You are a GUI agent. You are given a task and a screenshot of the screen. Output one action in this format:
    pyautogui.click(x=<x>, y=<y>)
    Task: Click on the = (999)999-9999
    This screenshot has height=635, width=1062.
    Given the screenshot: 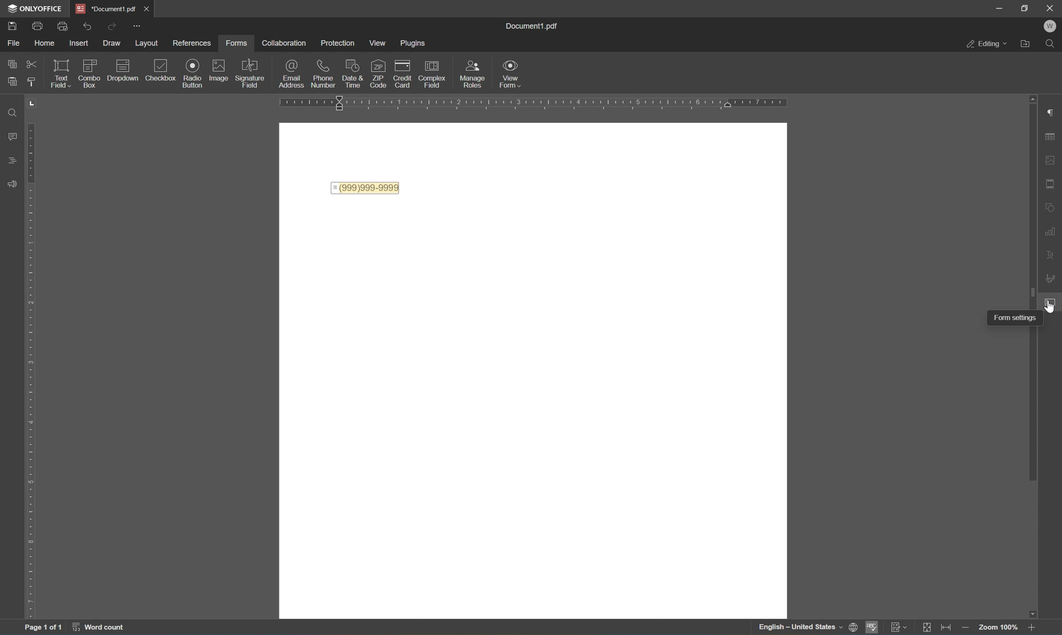 What is the action you would take?
    pyautogui.click(x=365, y=187)
    